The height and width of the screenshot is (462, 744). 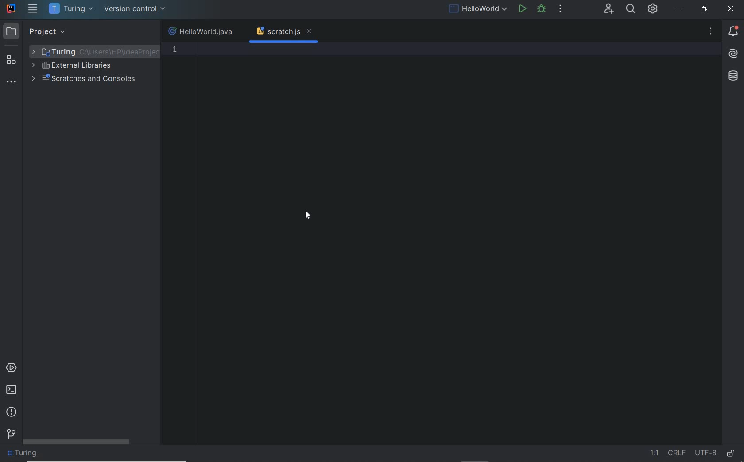 What do you see at coordinates (705, 453) in the screenshot?
I see `file encoding` at bounding box center [705, 453].